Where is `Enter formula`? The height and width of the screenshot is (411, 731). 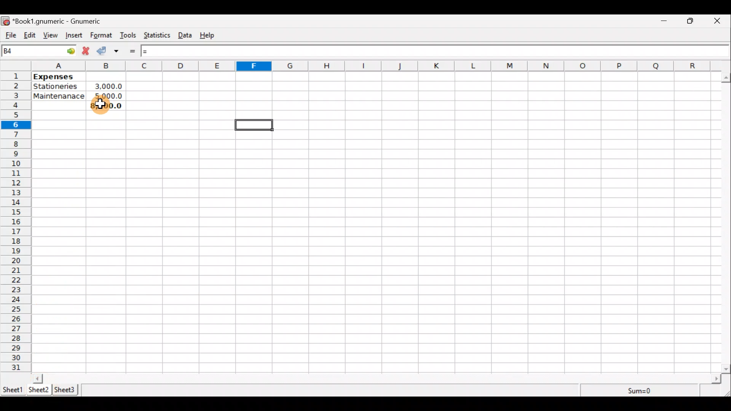
Enter formula is located at coordinates (134, 51).